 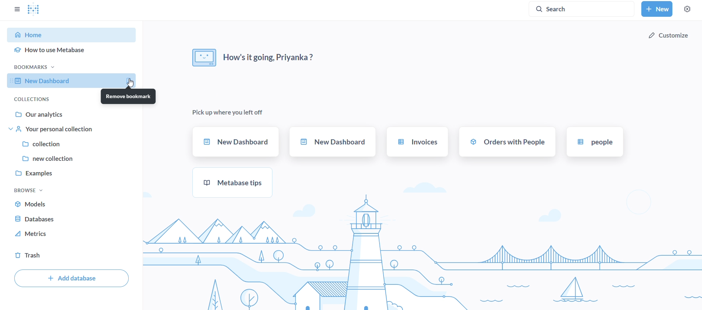 What do you see at coordinates (73, 144) in the screenshot?
I see `collection` at bounding box center [73, 144].